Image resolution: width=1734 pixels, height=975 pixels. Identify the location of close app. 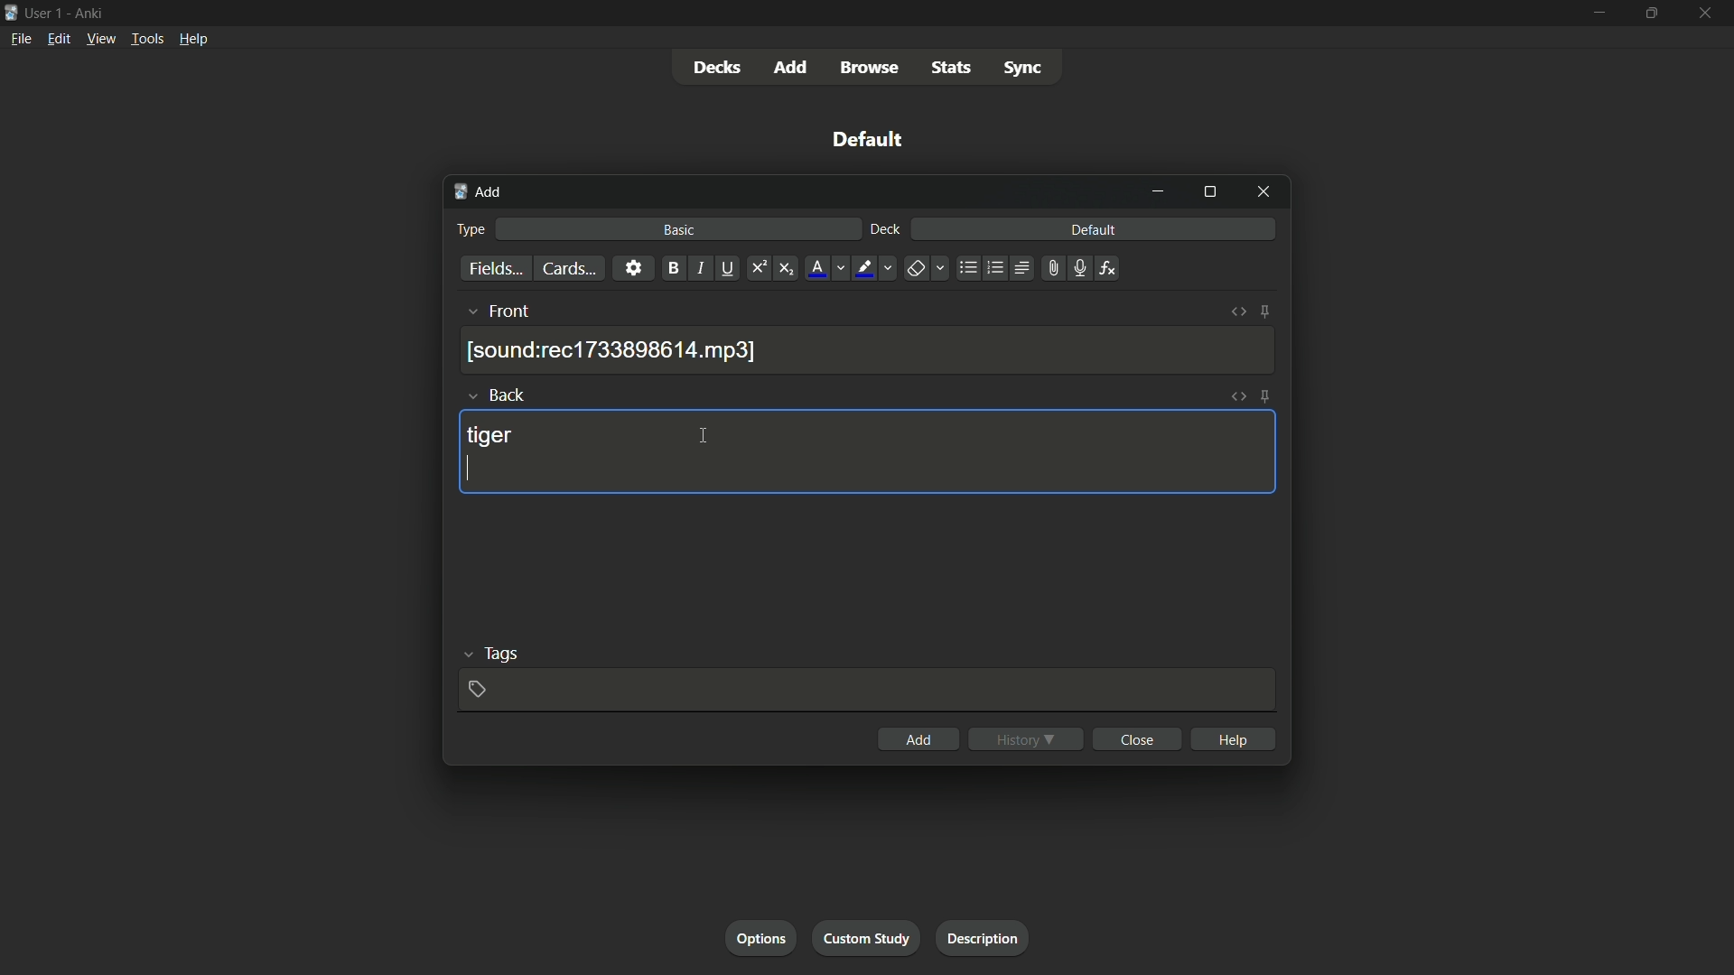
(1707, 14).